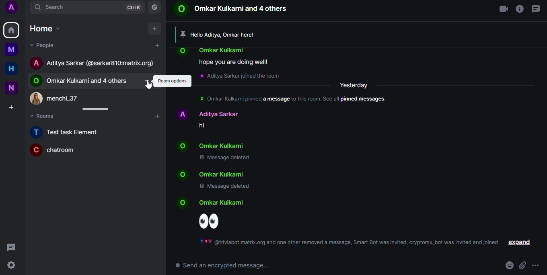 This screenshot has width=547, height=275. I want to click on add rooms, so click(159, 117).